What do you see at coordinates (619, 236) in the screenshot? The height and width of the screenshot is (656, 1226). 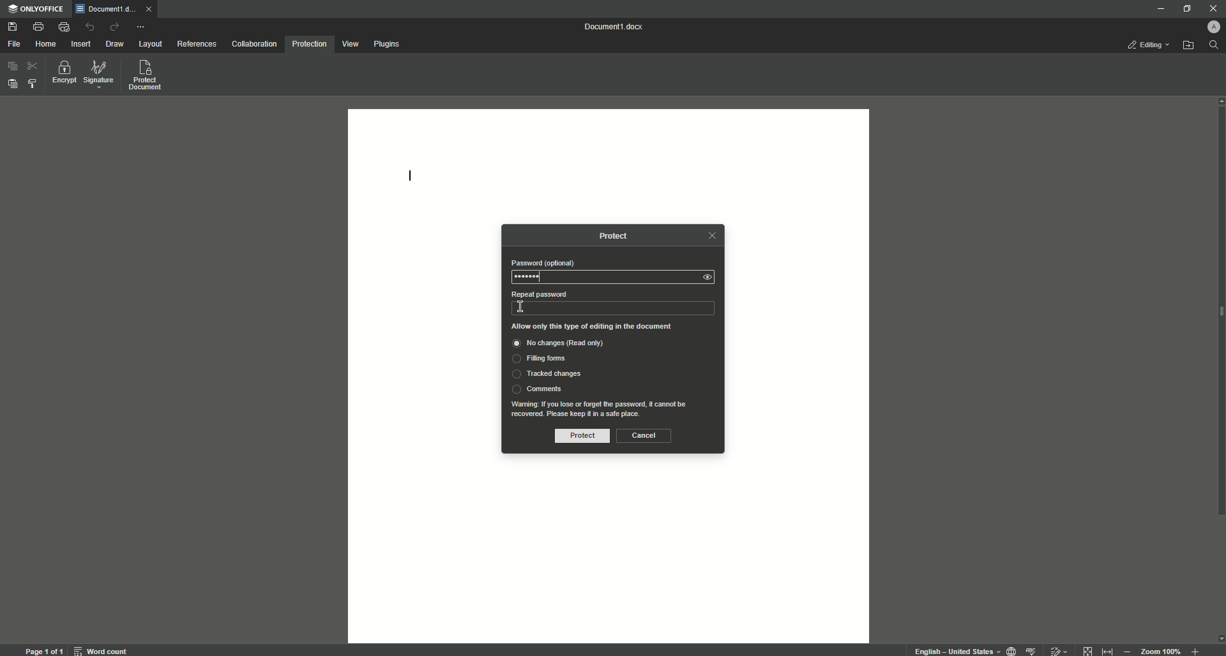 I see `Protect` at bounding box center [619, 236].